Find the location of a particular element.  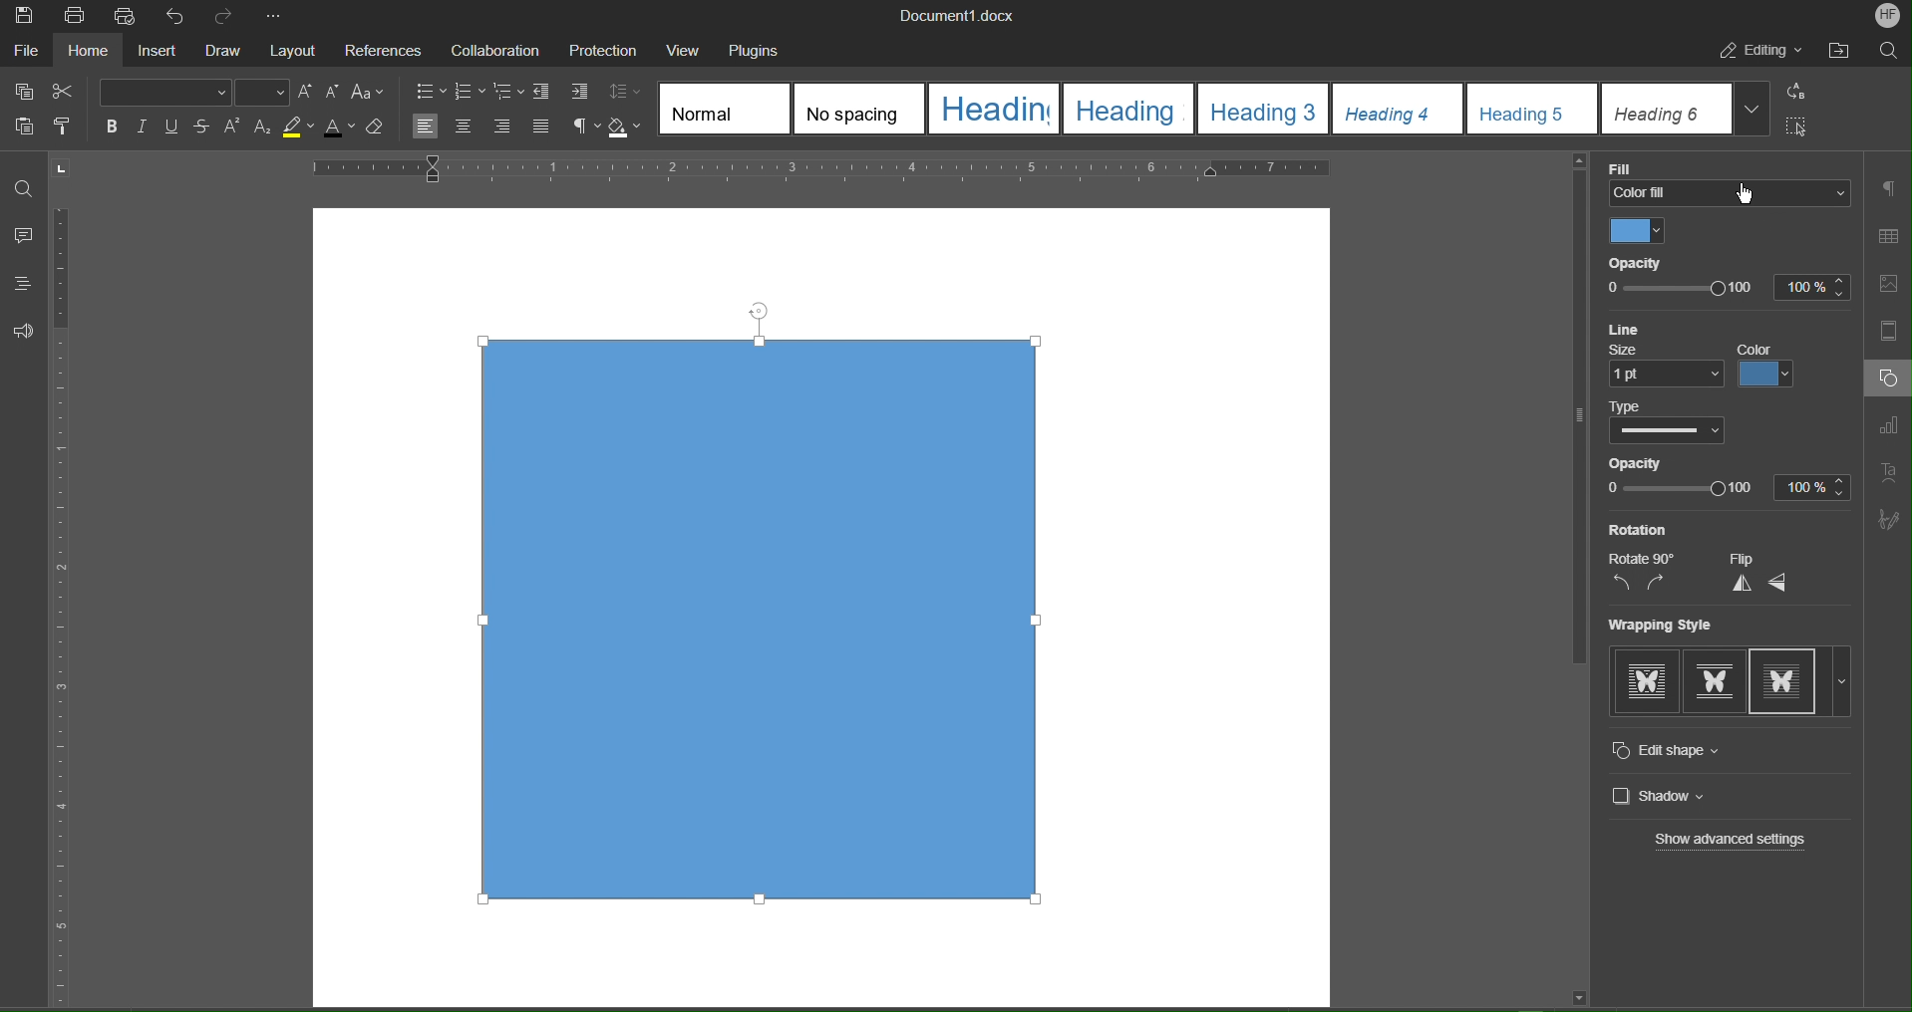

Heading 1 is located at coordinates (993, 107).